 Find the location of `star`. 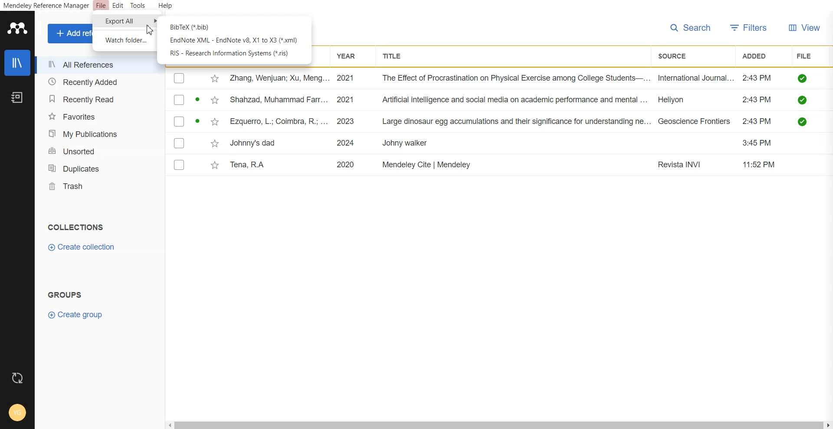

star is located at coordinates (214, 79).